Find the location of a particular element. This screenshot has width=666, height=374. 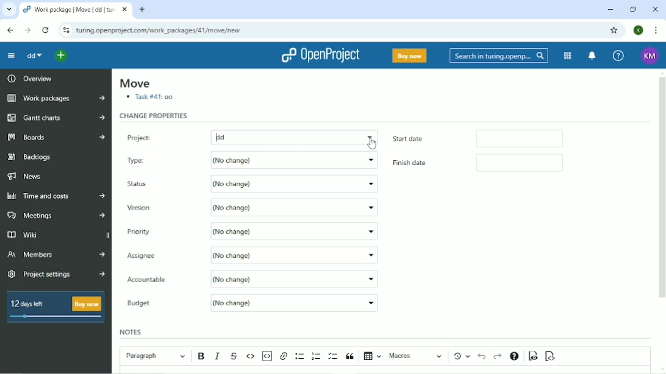

Code is located at coordinates (251, 356).